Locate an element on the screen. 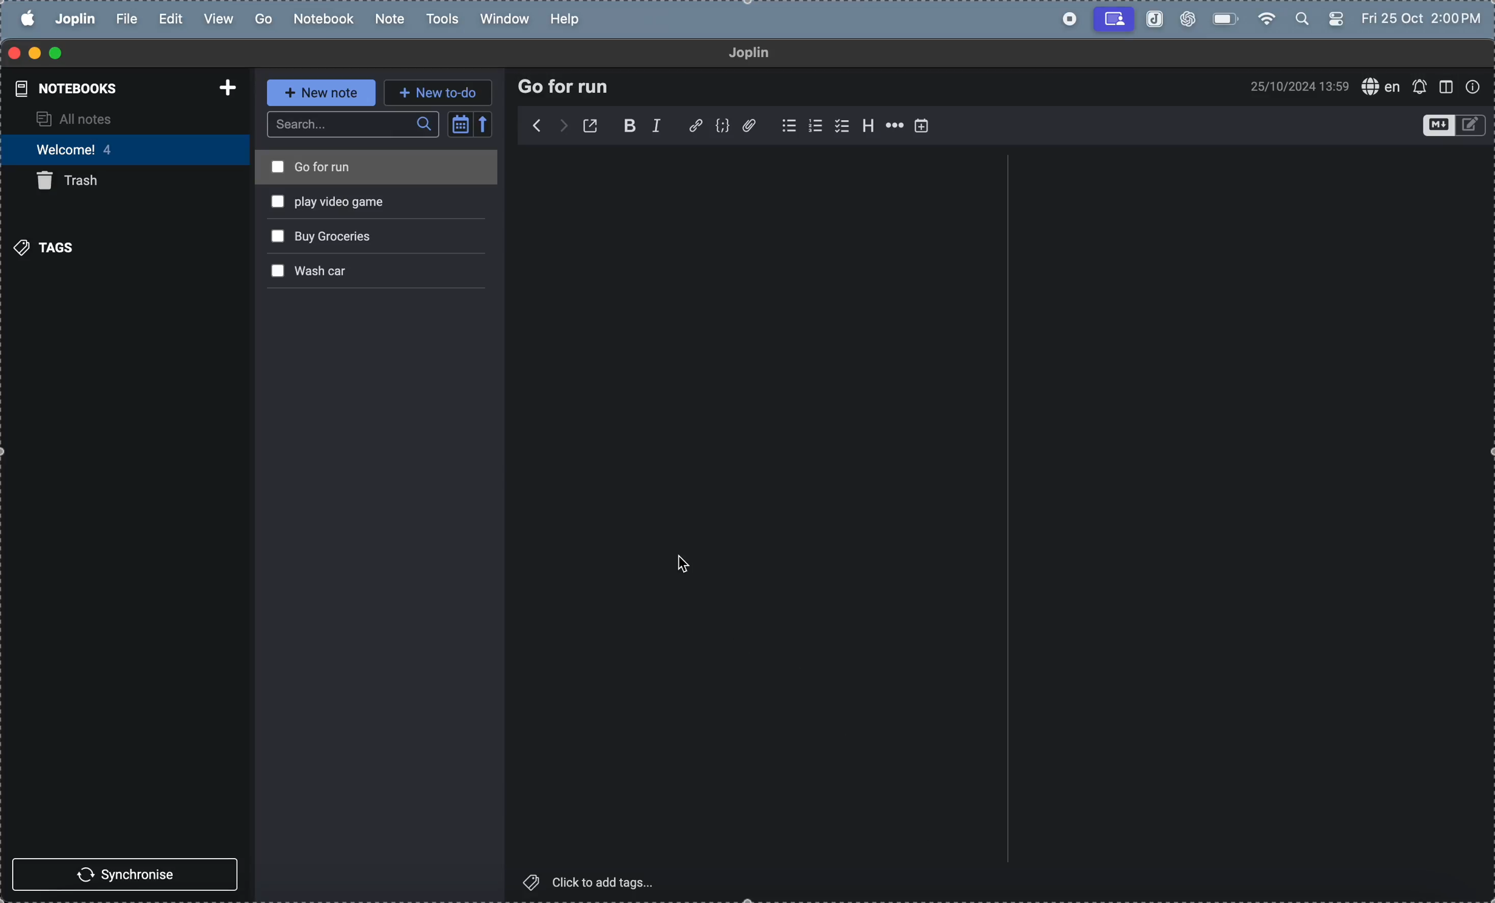 The width and height of the screenshot is (1495, 903). bullet list is located at coordinates (786, 124).